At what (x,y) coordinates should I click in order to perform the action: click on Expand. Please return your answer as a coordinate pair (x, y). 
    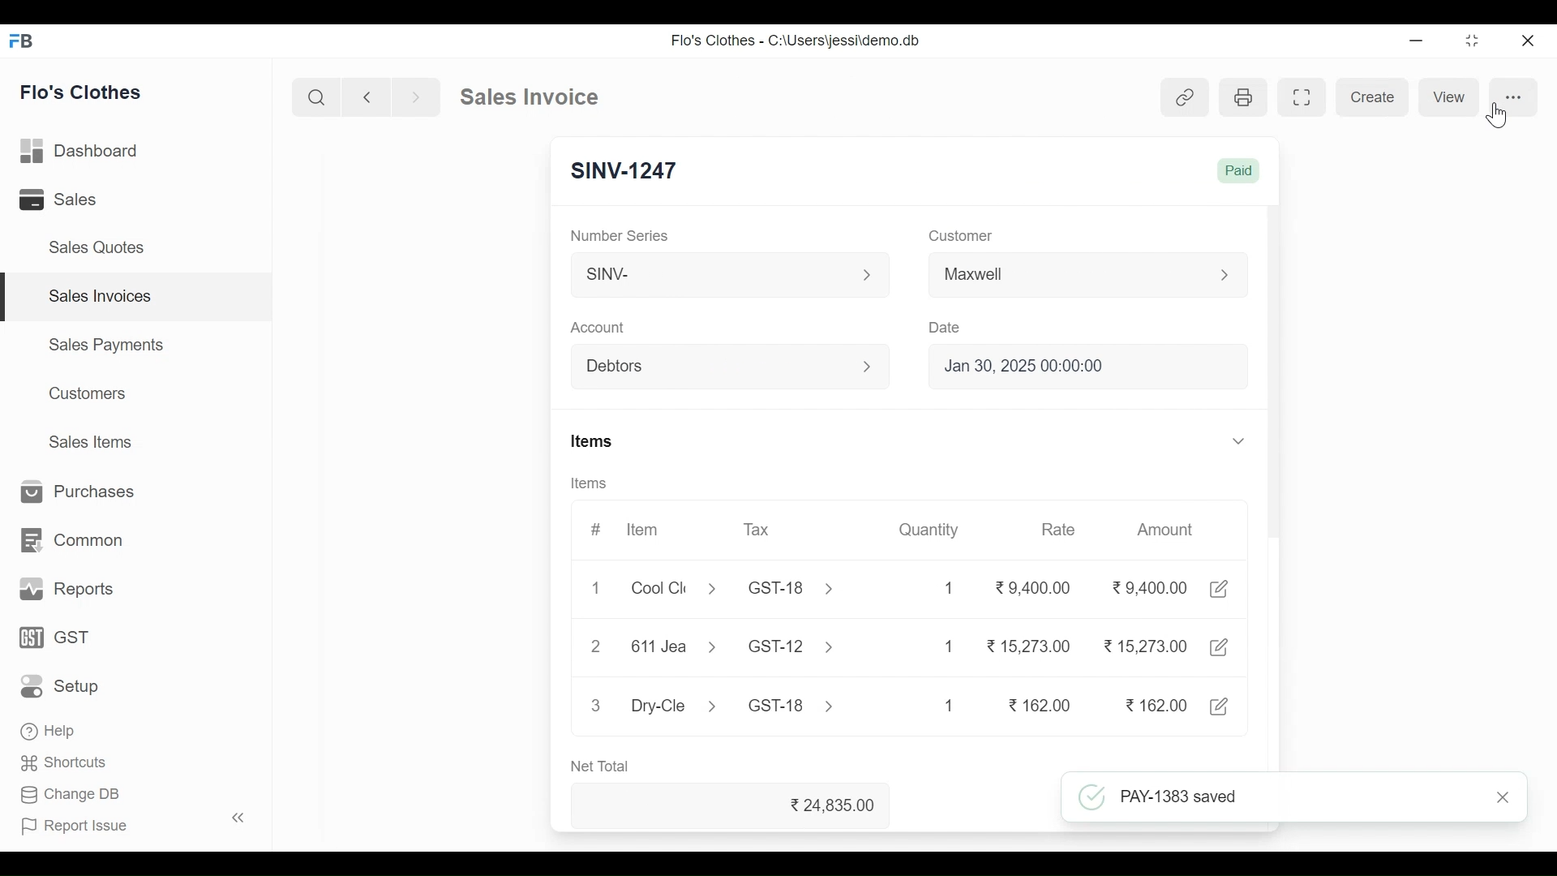
    Looking at the image, I should click on (1227, 275).